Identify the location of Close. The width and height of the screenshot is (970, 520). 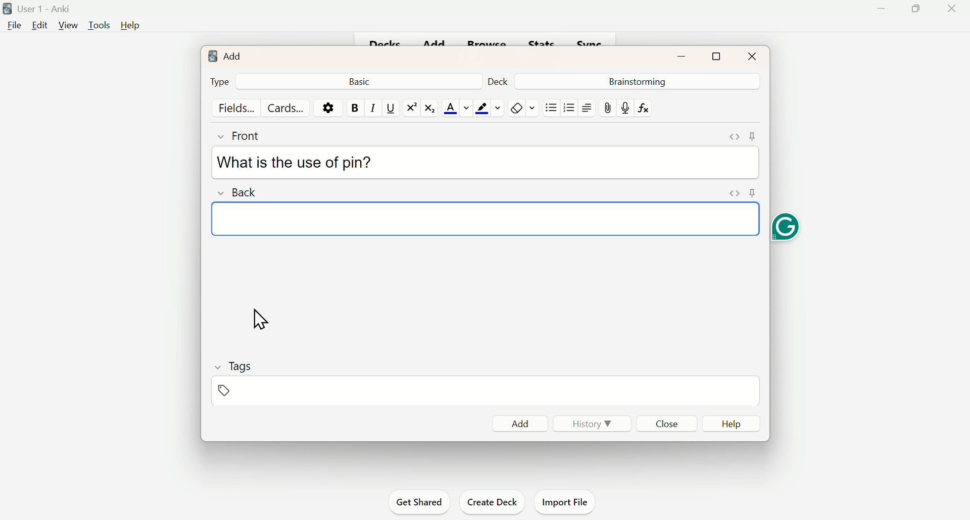
(669, 423).